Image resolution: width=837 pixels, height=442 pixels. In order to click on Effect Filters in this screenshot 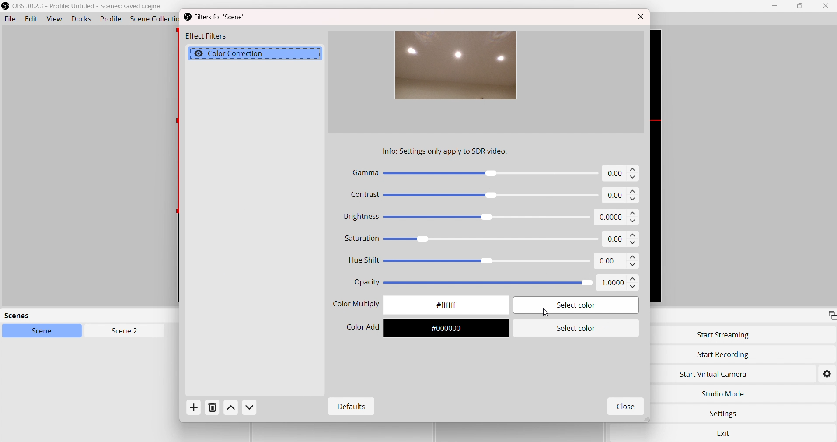, I will do `click(206, 37)`.